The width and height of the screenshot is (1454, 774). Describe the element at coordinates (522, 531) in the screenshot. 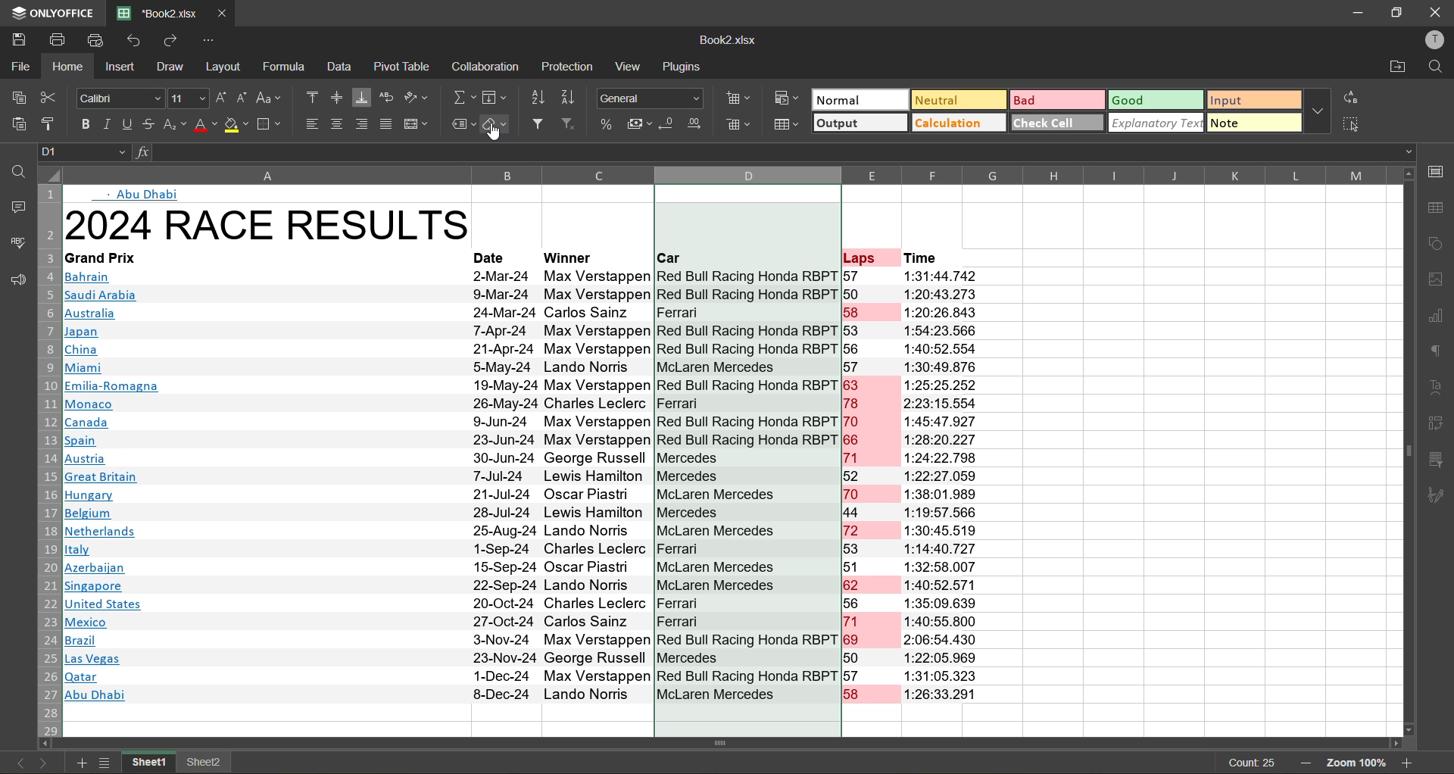

I see `Netherlands 25-Aug-24 Lando Norris McLaren Mercedes 72 1:30:45.519` at that location.